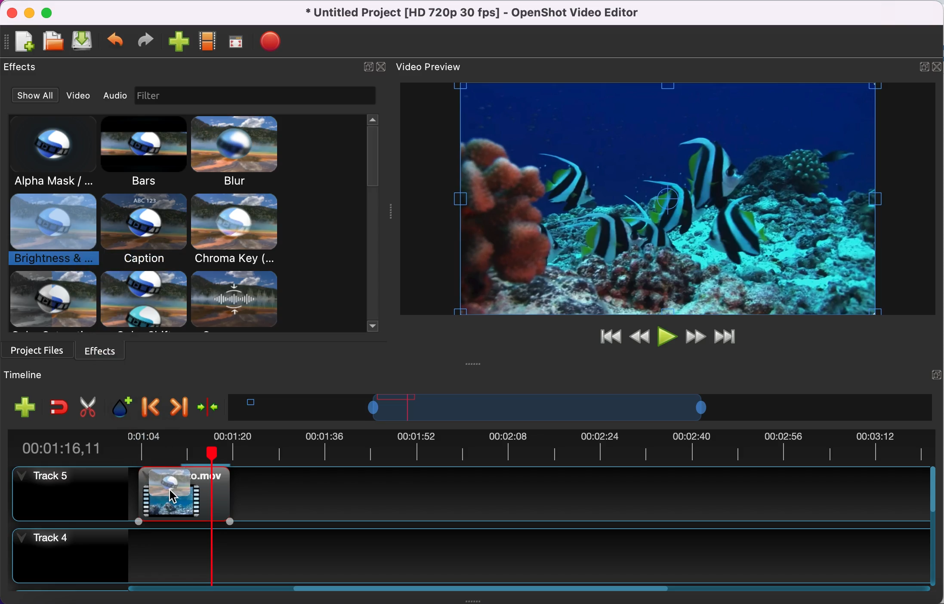 The width and height of the screenshot is (944, 604). What do you see at coordinates (432, 66) in the screenshot?
I see `video preview` at bounding box center [432, 66].